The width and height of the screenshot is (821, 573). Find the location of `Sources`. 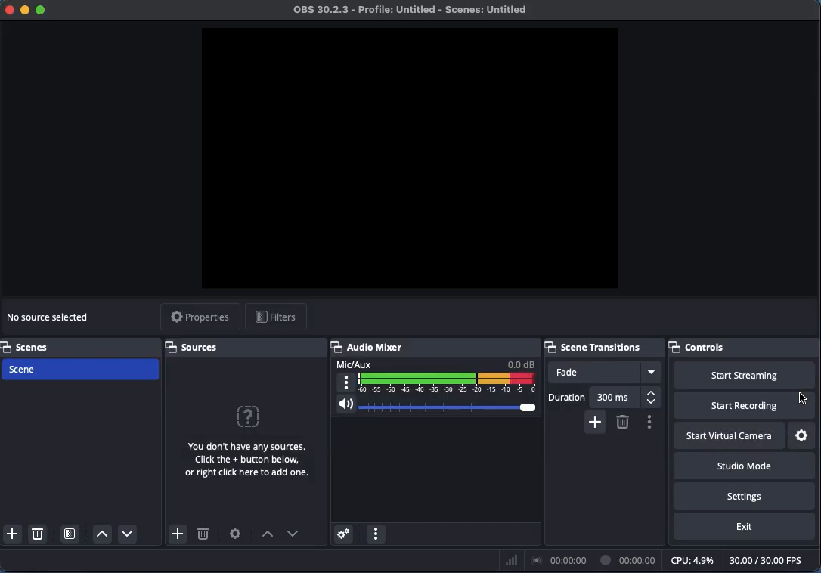

Sources is located at coordinates (196, 347).